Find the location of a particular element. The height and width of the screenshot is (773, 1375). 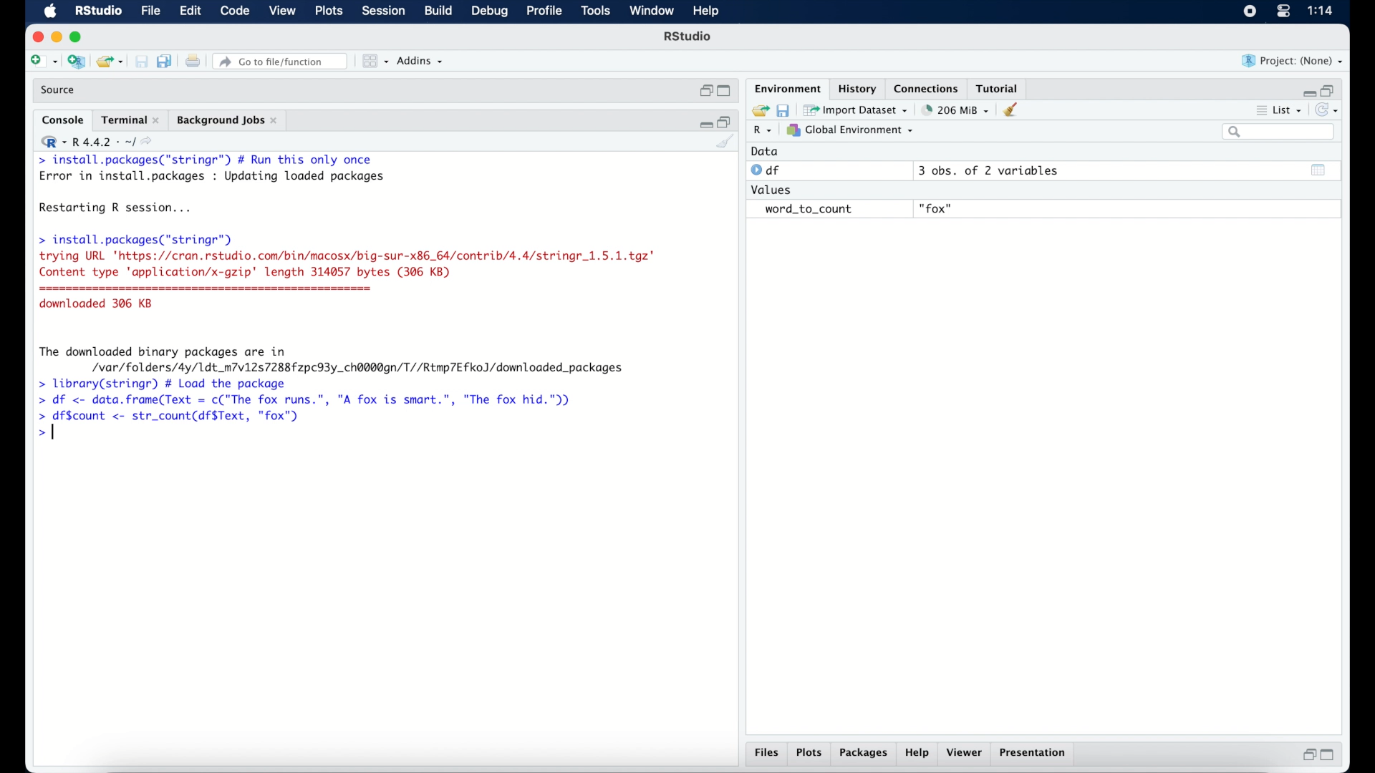

console is located at coordinates (63, 120).